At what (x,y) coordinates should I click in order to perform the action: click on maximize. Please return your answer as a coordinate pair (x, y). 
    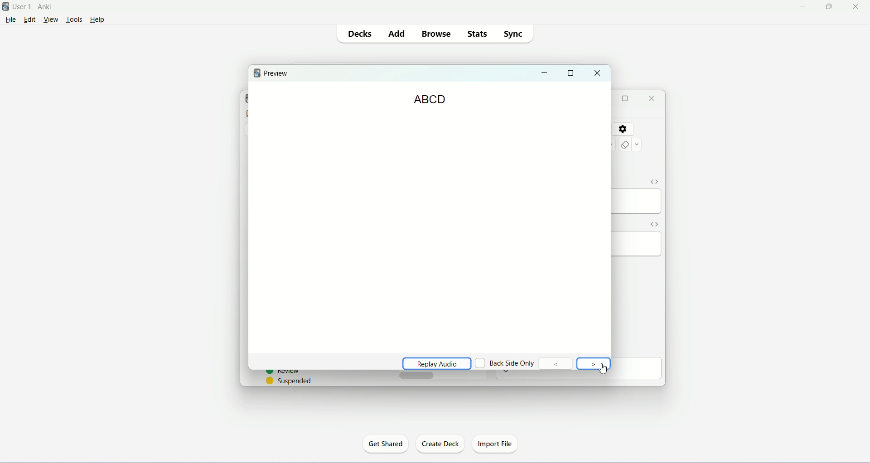
    Looking at the image, I should click on (572, 73).